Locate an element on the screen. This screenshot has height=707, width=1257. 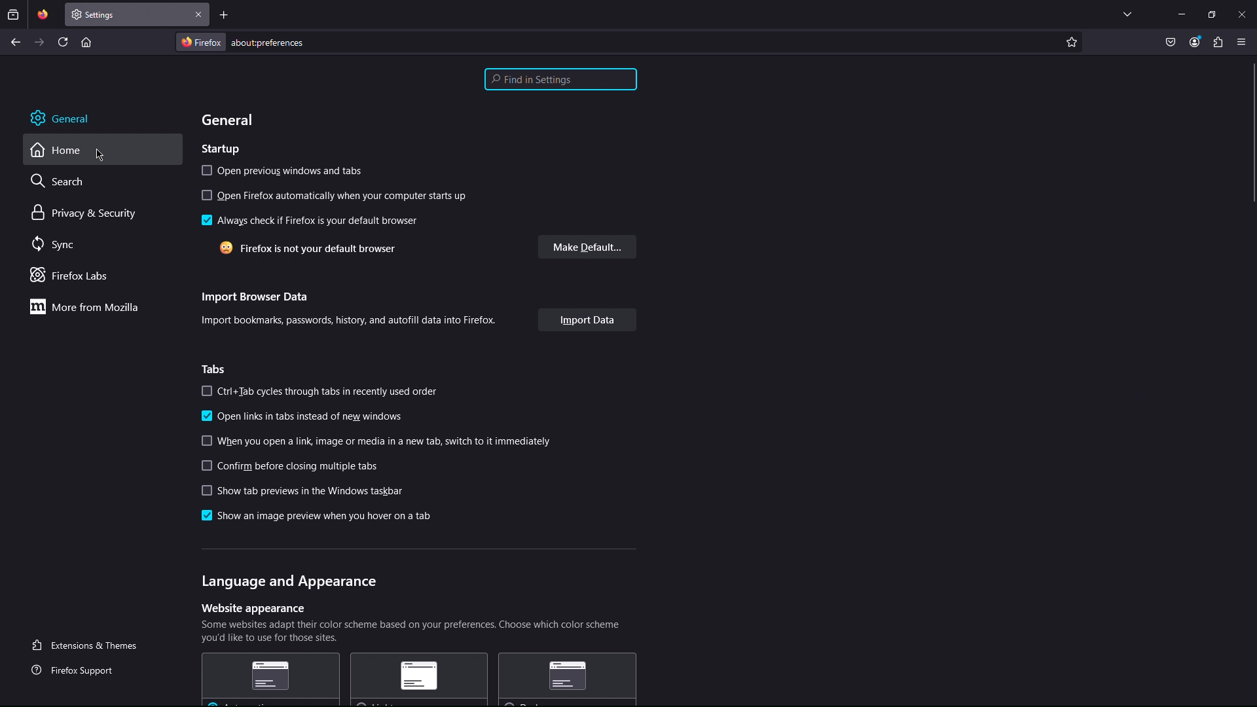
Account is located at coordinates (1195, 43).